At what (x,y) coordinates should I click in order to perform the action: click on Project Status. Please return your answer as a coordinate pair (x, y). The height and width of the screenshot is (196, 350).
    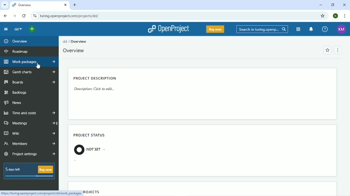
    Looking at the image, I should click on (88, 134).